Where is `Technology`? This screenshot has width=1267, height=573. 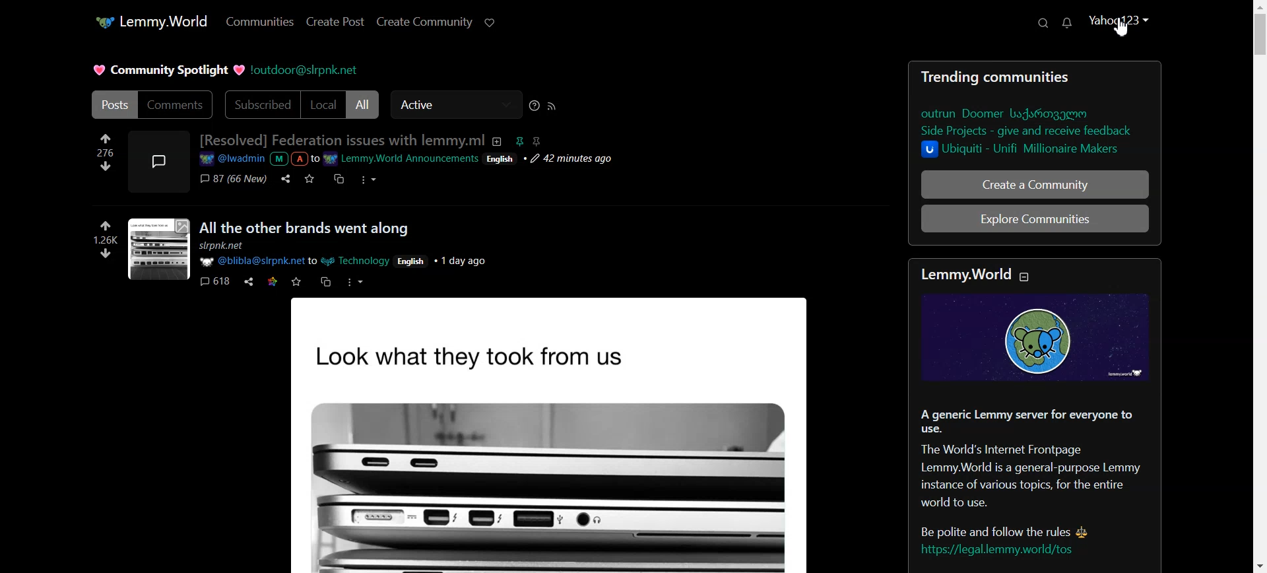
Technology is located at coordinates (358, 261).